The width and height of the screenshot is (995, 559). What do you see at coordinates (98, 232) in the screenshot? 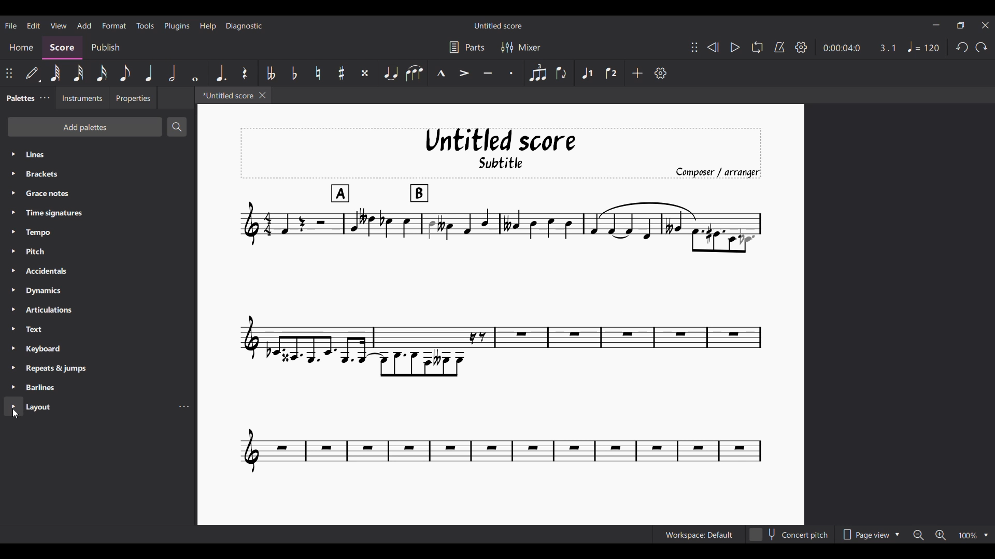
I see `Tempo` at bounding box center [98, 232].